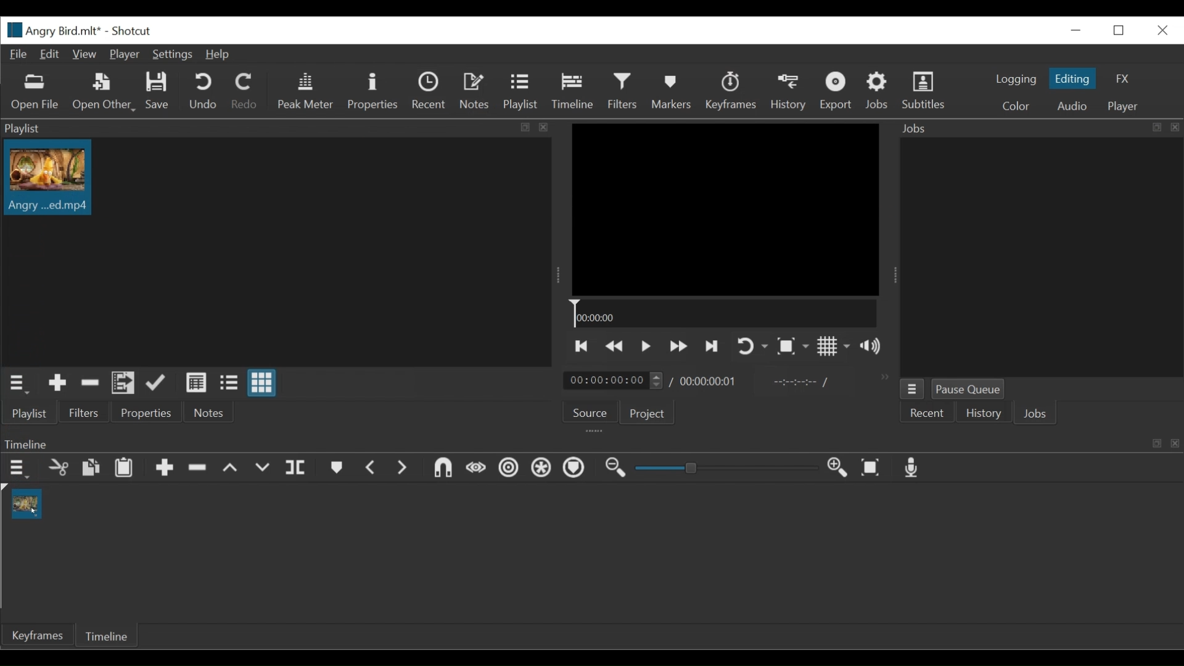 The width and height of the screenshot is (1184, 666). What do you see at coordinates (836, 348) in the screenshot?
I see `Toggle display grid on player` at bounding box center [836, 348].